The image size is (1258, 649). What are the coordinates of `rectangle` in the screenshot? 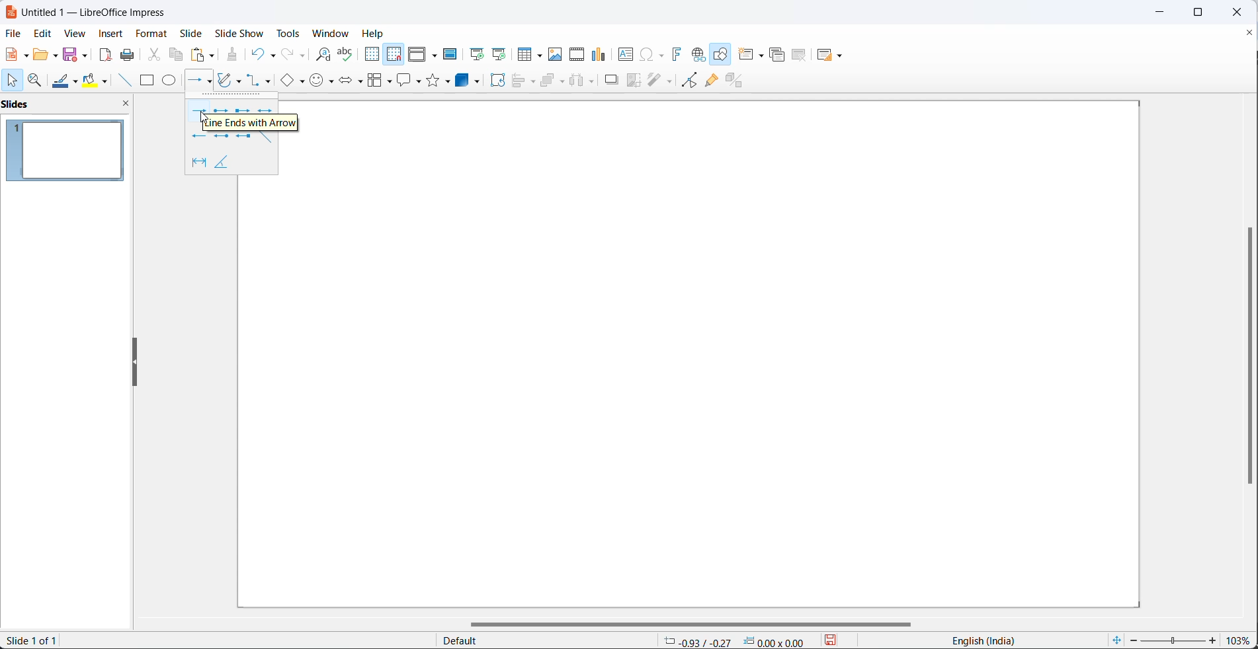 It's located at (146, 81).